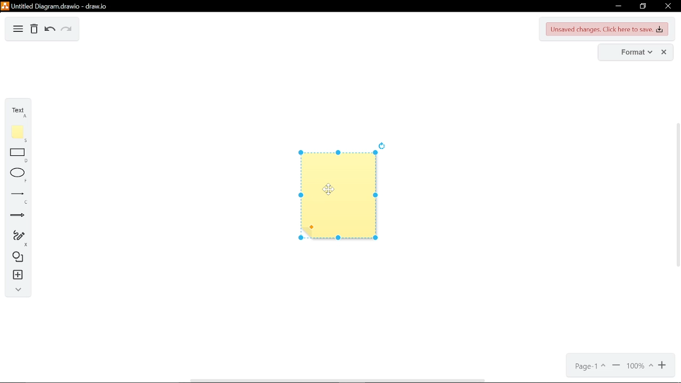 The width and height of the screenshot is (681, 383). I want to click on insert, so click(15, 275).